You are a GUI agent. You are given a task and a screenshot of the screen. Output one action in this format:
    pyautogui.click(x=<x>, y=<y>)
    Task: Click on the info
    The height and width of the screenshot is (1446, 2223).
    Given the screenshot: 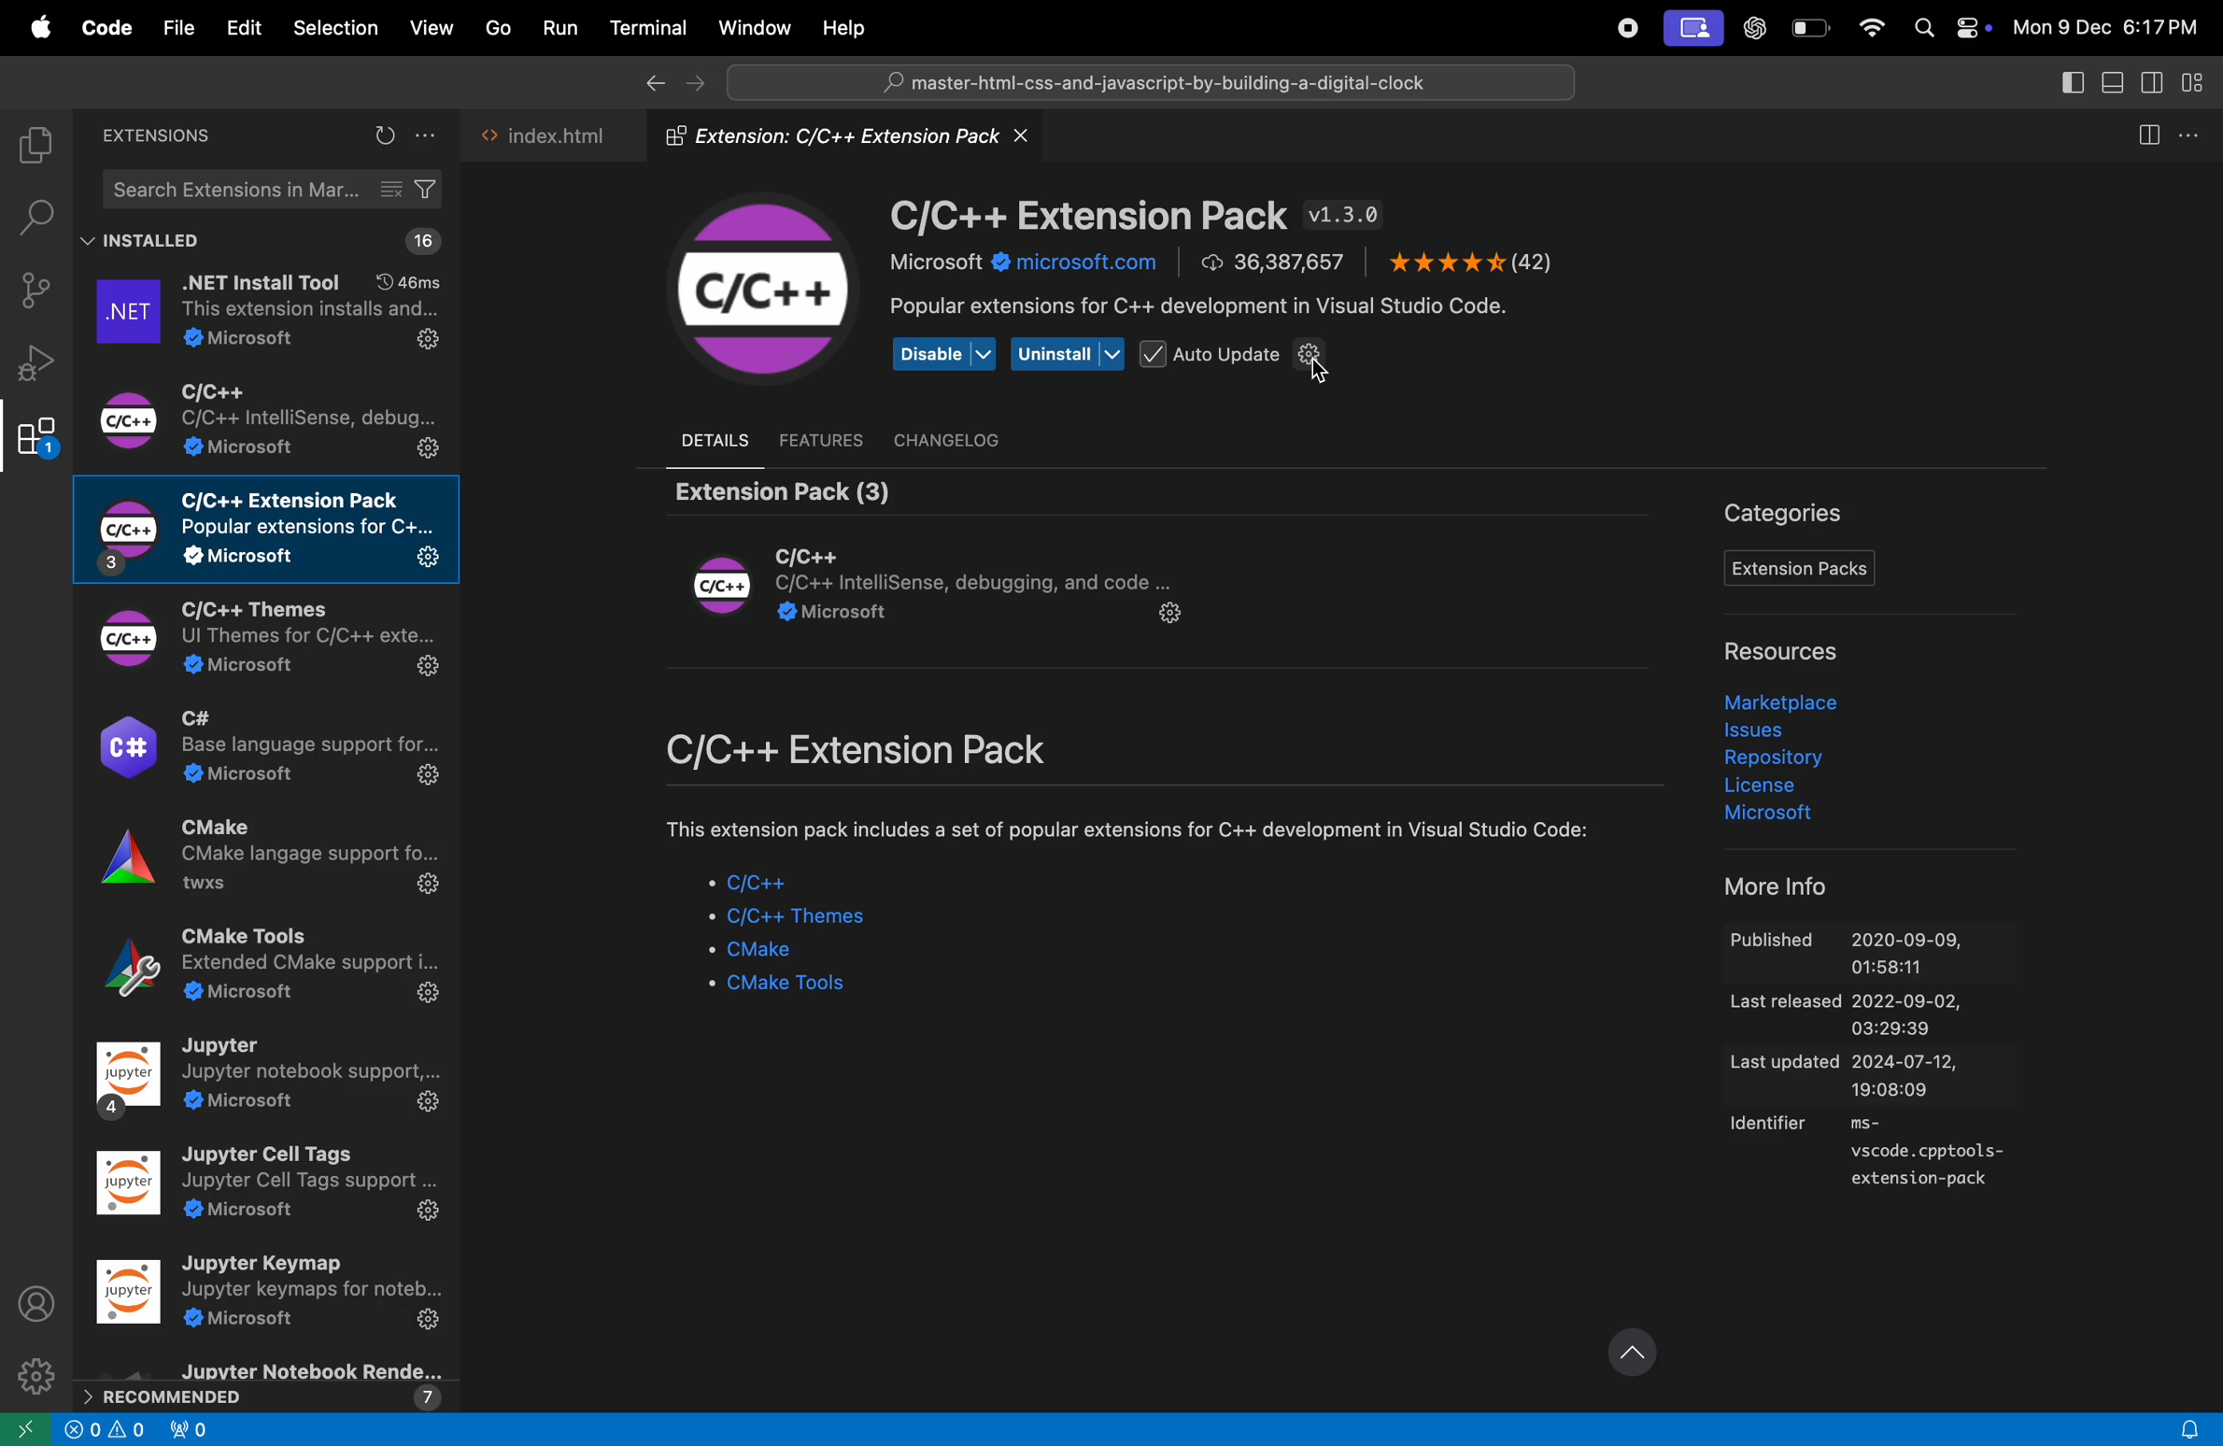 What is the action you would take?
    pyautogui.click(x=106, y=1433)
    